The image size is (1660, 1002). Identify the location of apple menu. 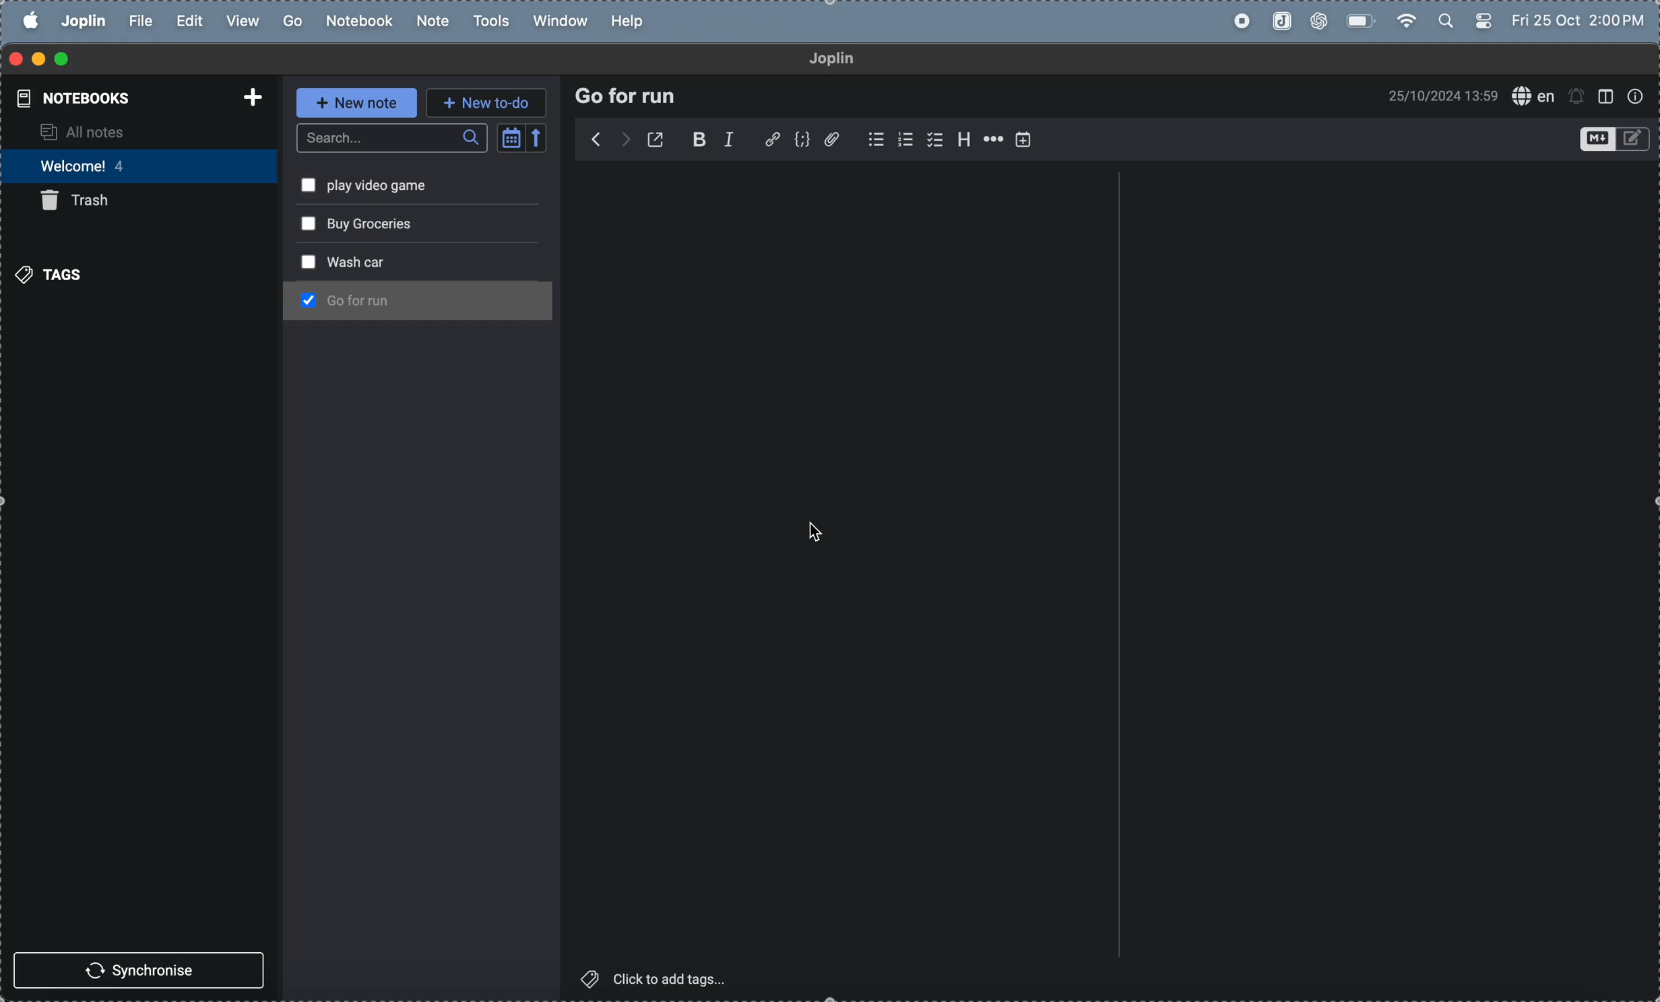
(23, 21).